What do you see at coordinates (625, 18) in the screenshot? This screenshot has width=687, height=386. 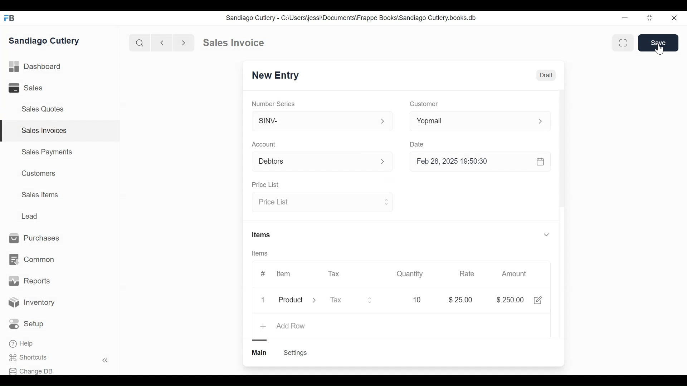 I see `minimize` at bounding box center [625, 18].